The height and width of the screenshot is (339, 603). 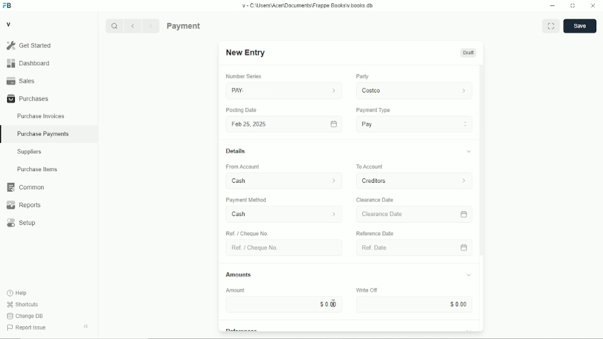 I want to click on Clearance Date, so click(x=406, y=214).